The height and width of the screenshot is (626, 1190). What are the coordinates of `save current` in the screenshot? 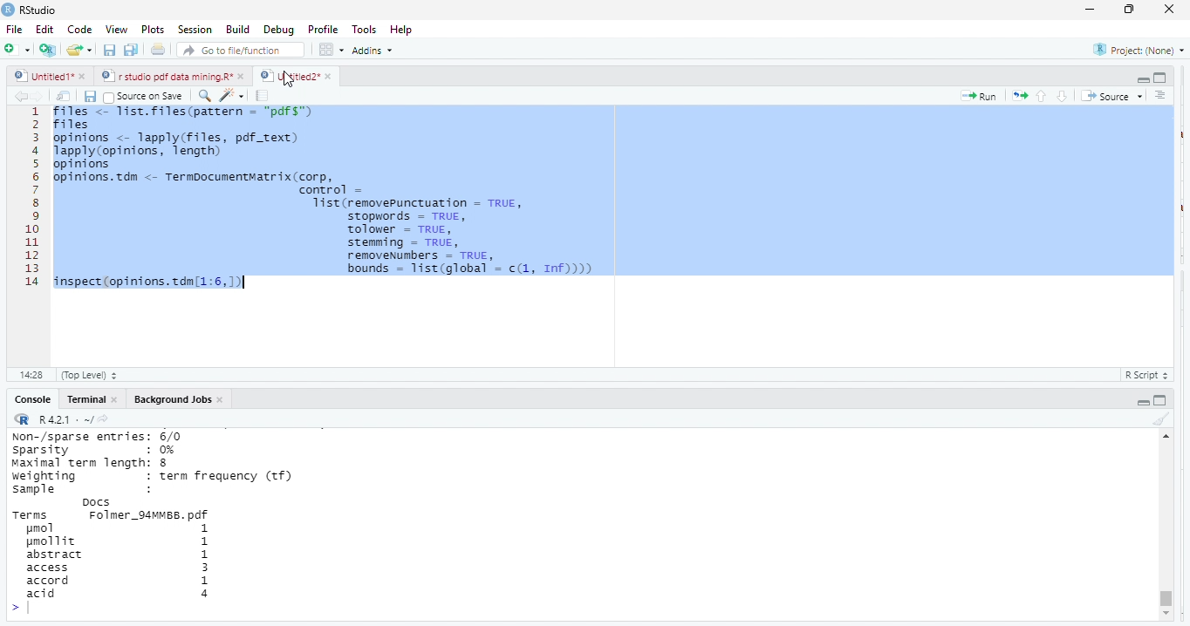 It's located at (91, 95).